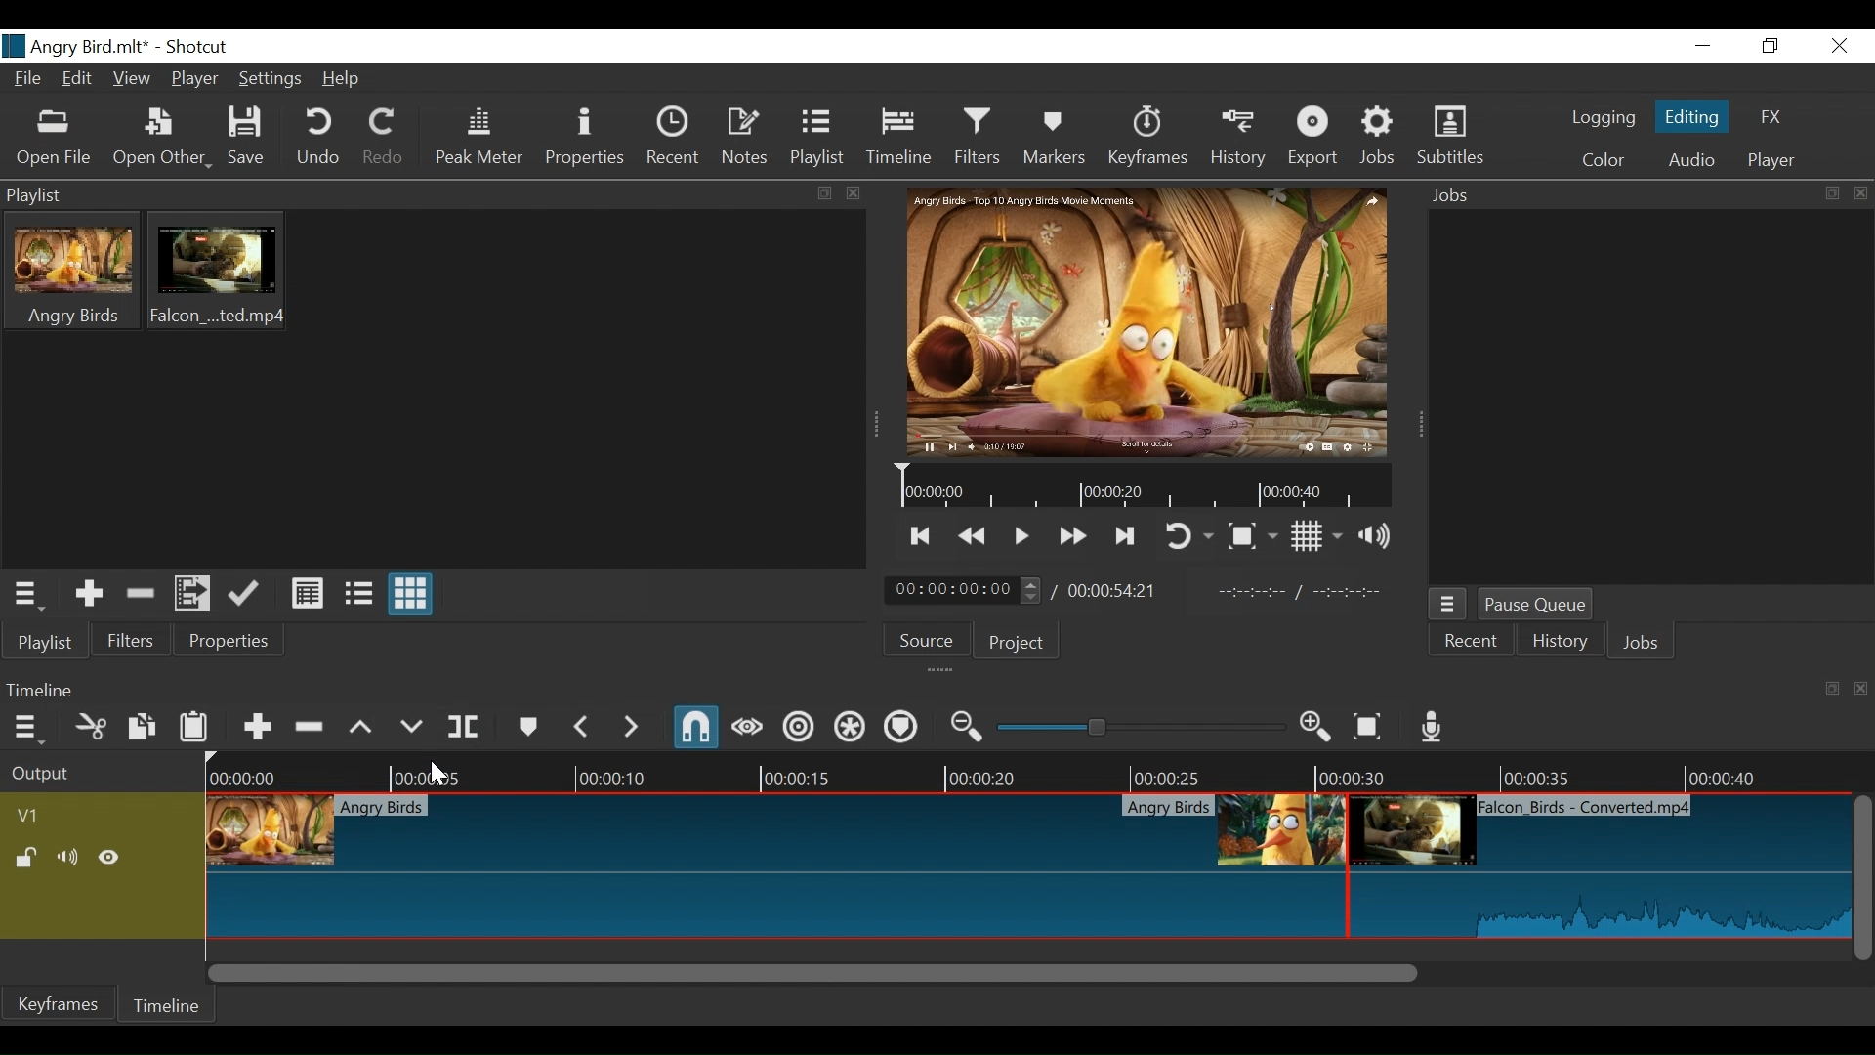 The image size is (1875, 1055). Describe the element at coordinates (410, 727) in the screenshot. I see `` at that location.